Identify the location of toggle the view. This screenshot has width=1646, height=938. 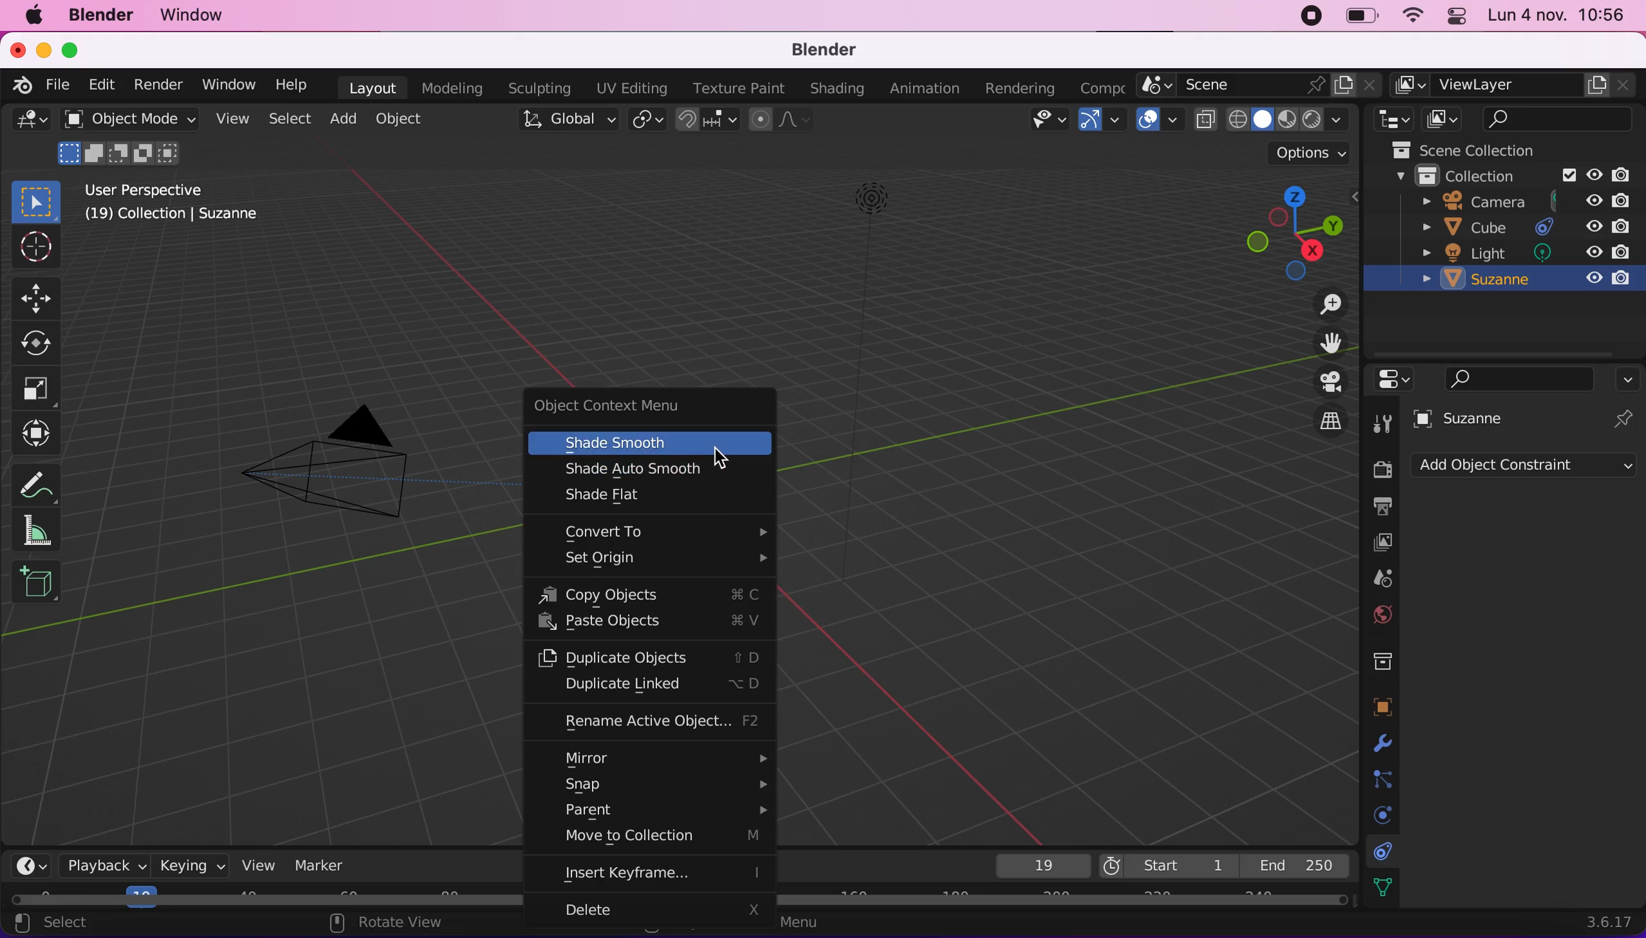
(1329, 382).